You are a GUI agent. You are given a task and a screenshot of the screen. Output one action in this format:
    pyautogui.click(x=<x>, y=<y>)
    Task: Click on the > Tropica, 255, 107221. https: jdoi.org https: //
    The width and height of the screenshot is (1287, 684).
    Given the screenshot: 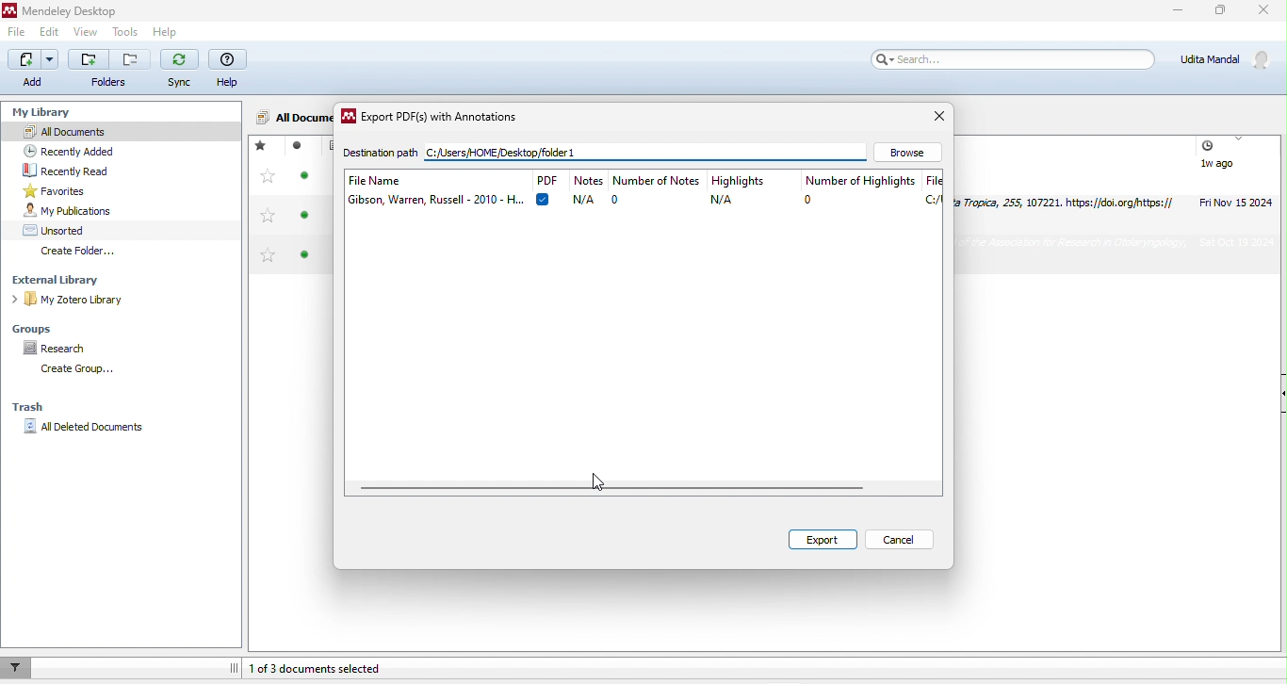 What is the action you would take?
    pyautogui.click(x=1069, y=201)
    